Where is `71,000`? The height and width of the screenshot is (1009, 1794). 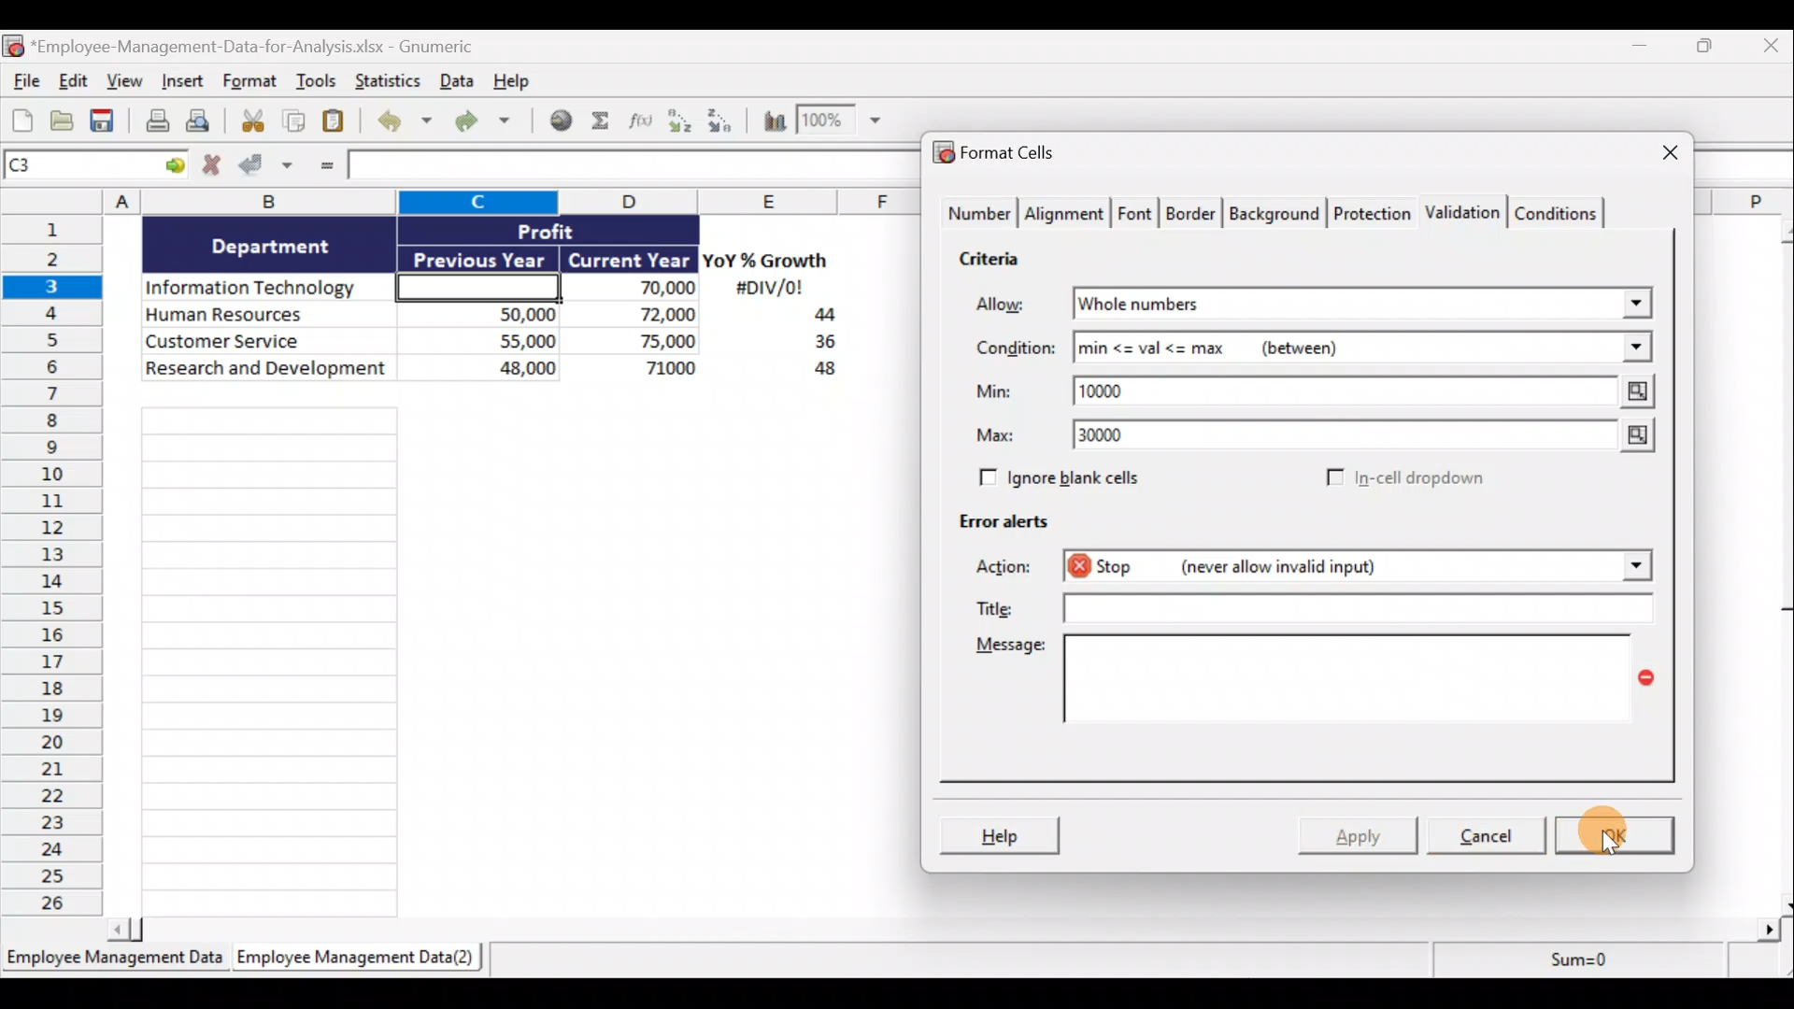
71,000 is located at coordinates (644, 370).